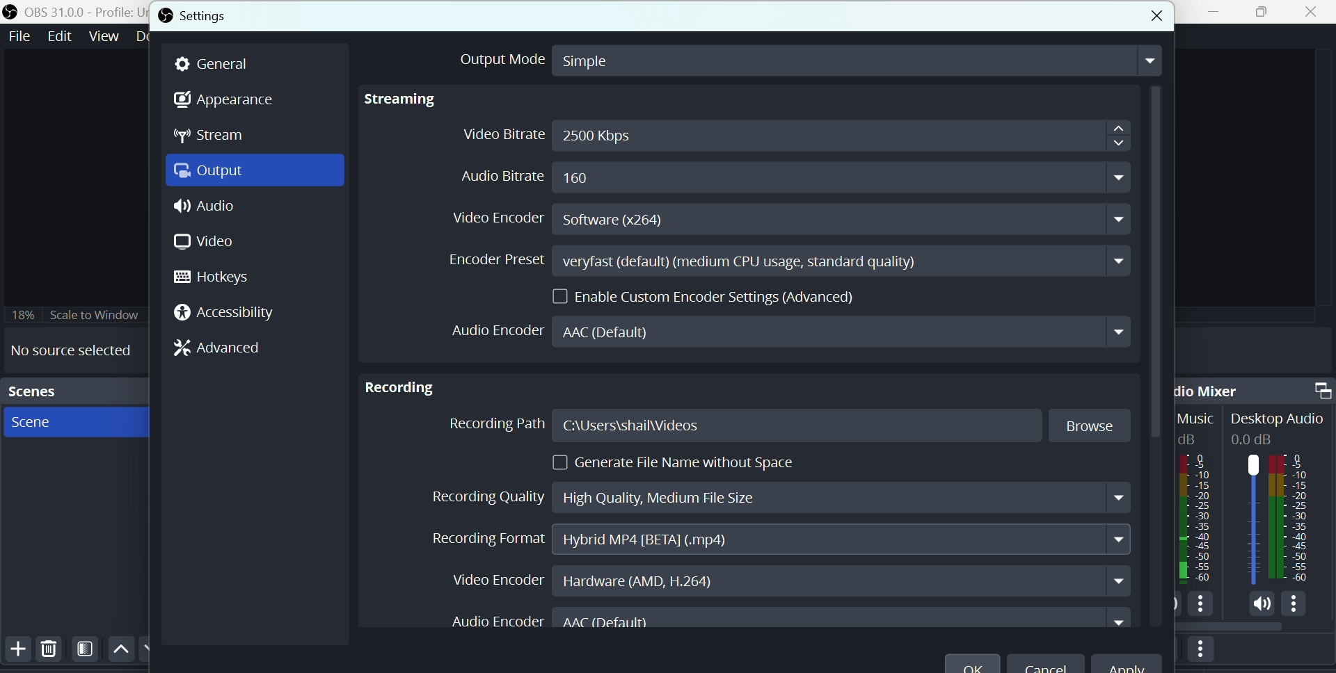 The image size is (1336, 673). Describe the element at coordinates (220, 101) in the screenshot. I see `Appearance` at that location.